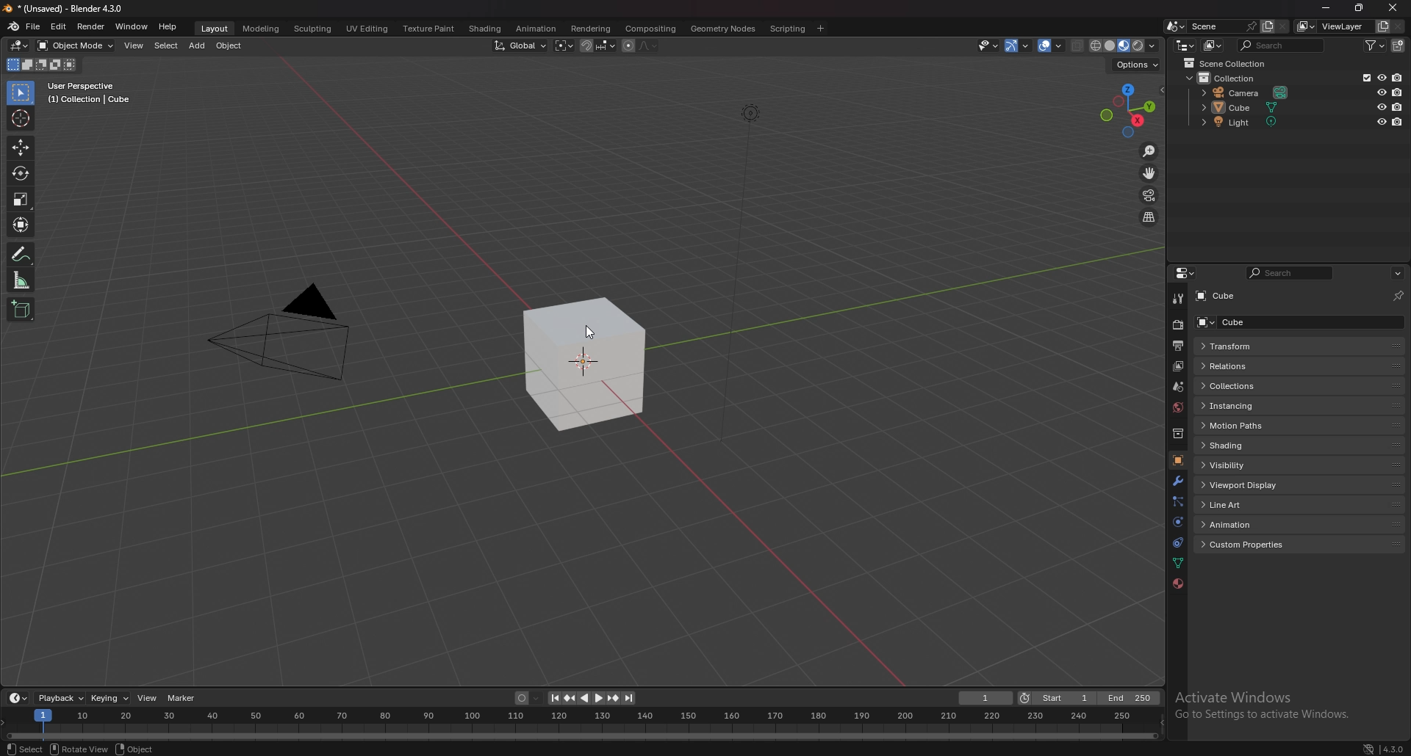 The height and width of the screenshot is (756, 1411). What do you see at coordinates (22, 224) in the screenshot?
I see `transform` at bounding box center [22, 224].